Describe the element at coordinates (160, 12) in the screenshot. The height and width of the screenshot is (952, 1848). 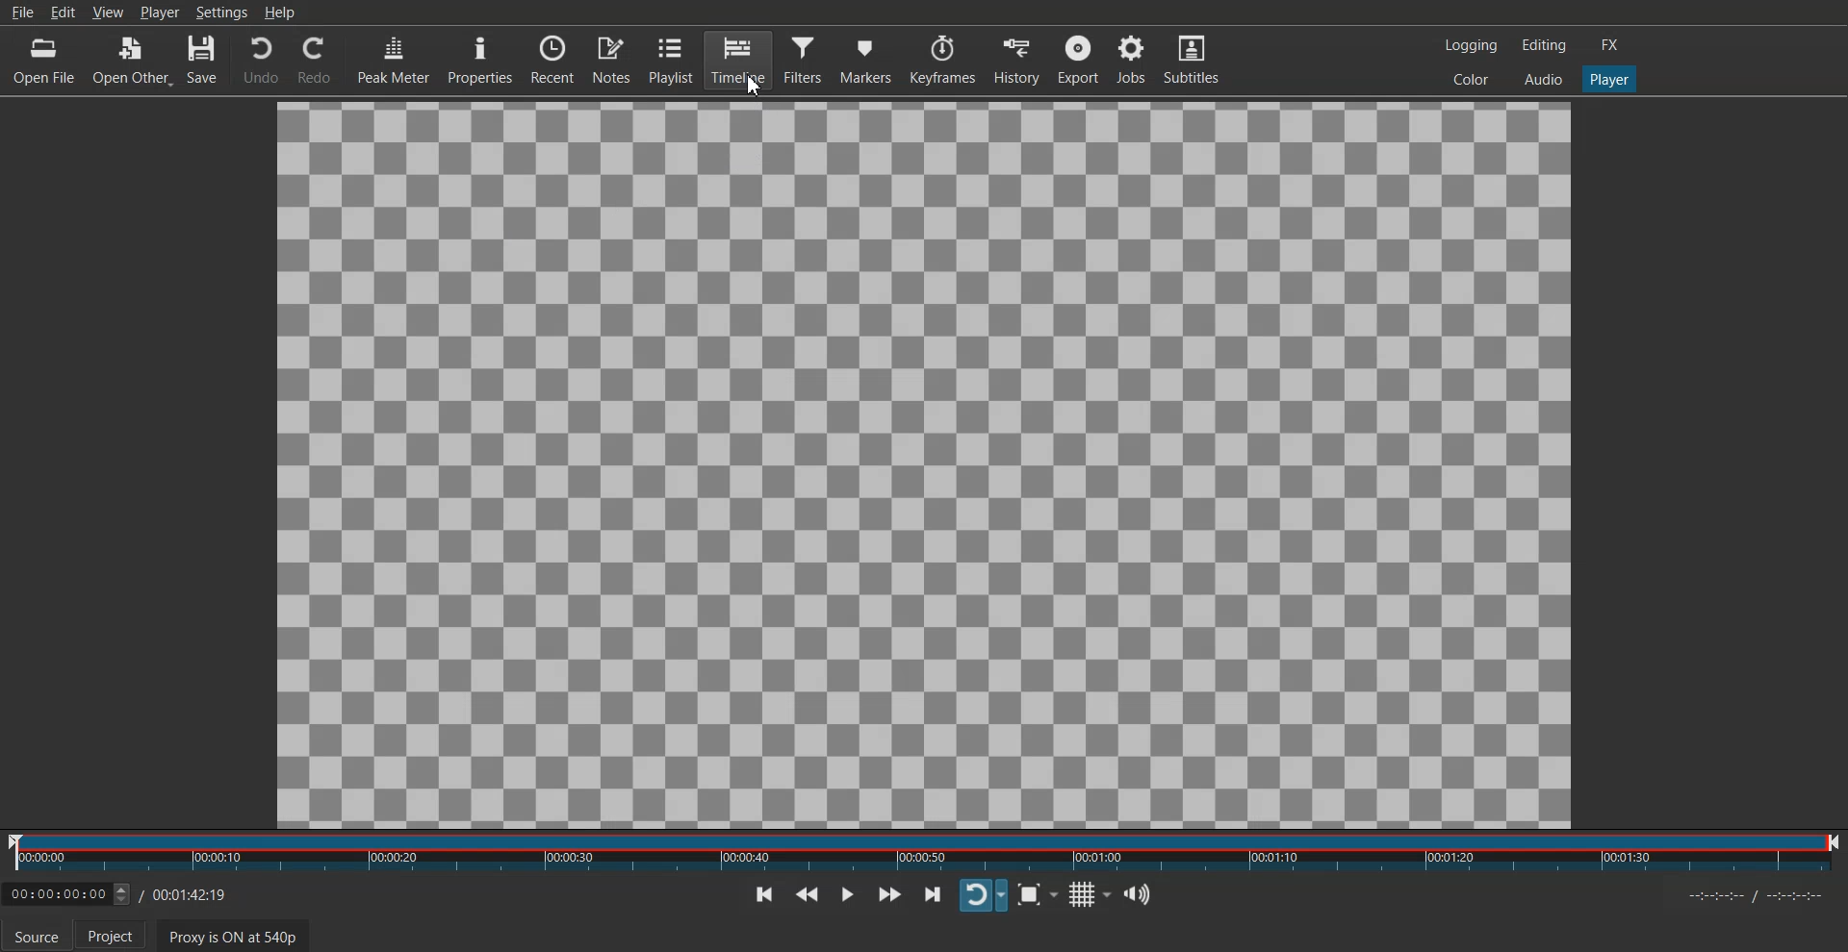
I see `Player` at that location.